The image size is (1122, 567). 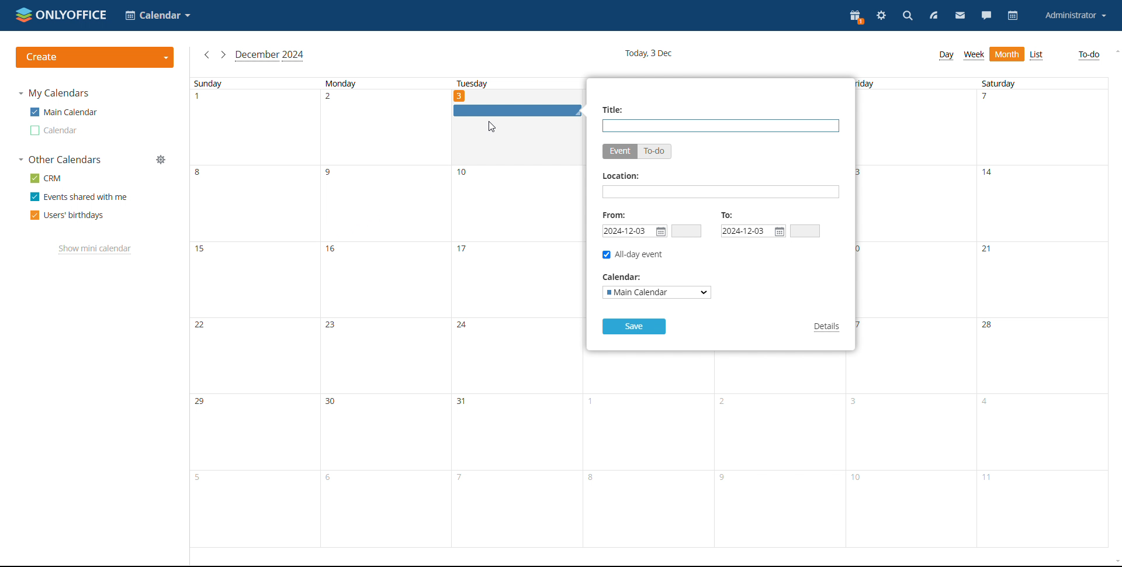 What do you see at coordinates (490, 126) in the screenshot?
I see `cursor` at bounding box center [490, 126].